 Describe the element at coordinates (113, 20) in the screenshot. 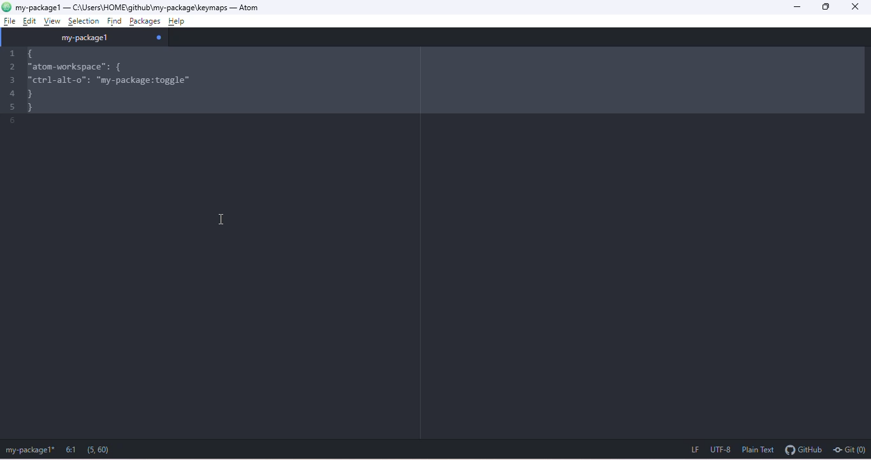

I see `find` at that location.